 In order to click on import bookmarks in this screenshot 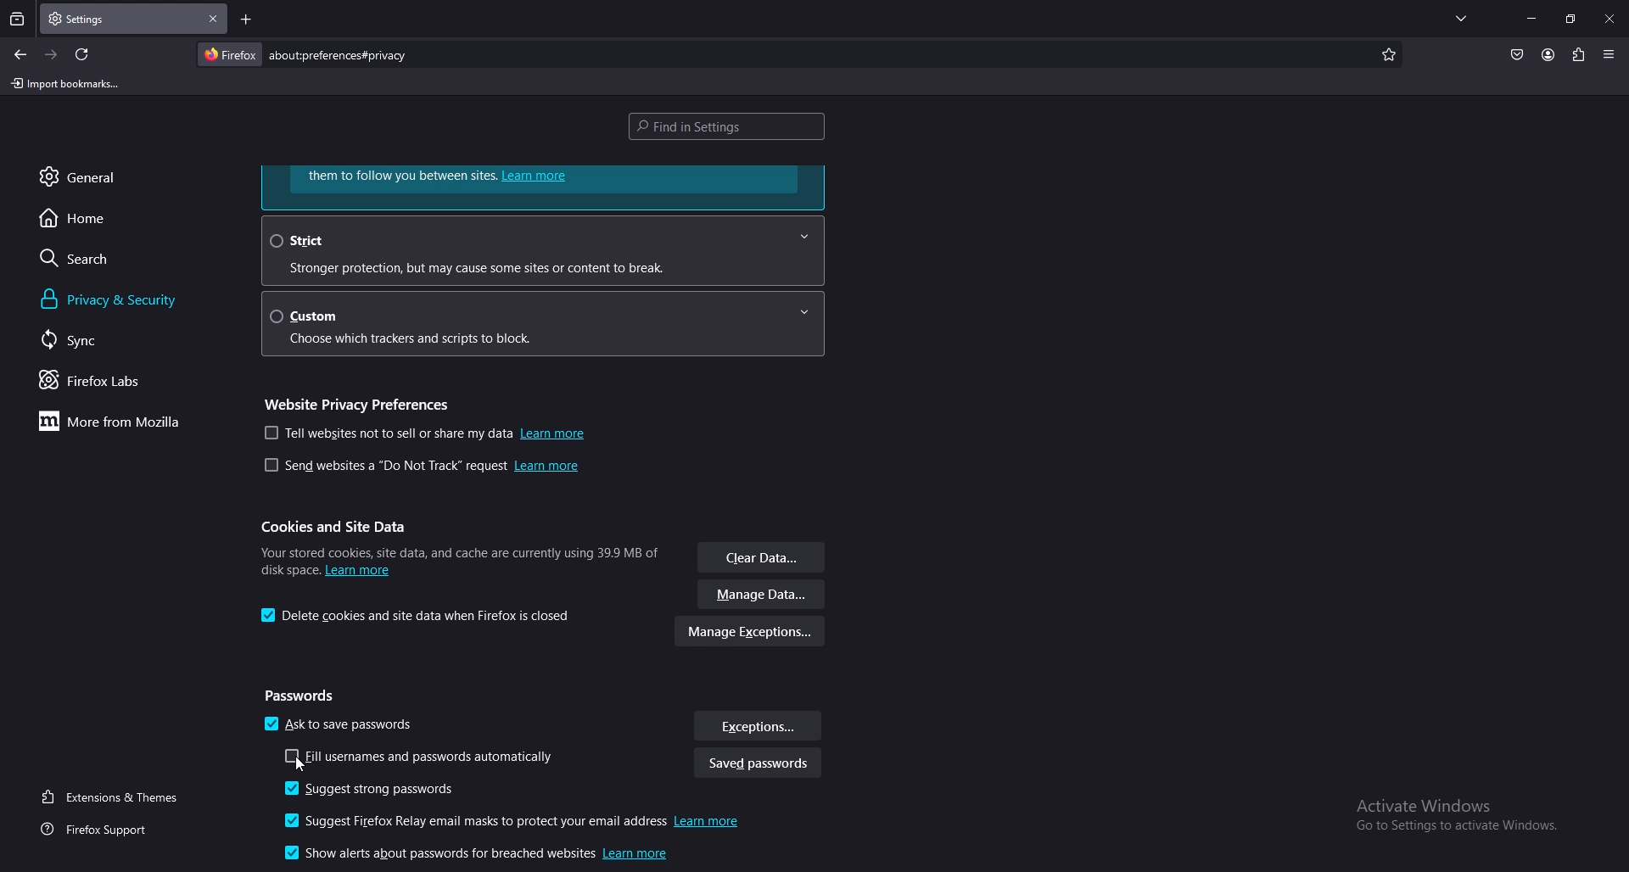, I will do `click(65, 85)`.